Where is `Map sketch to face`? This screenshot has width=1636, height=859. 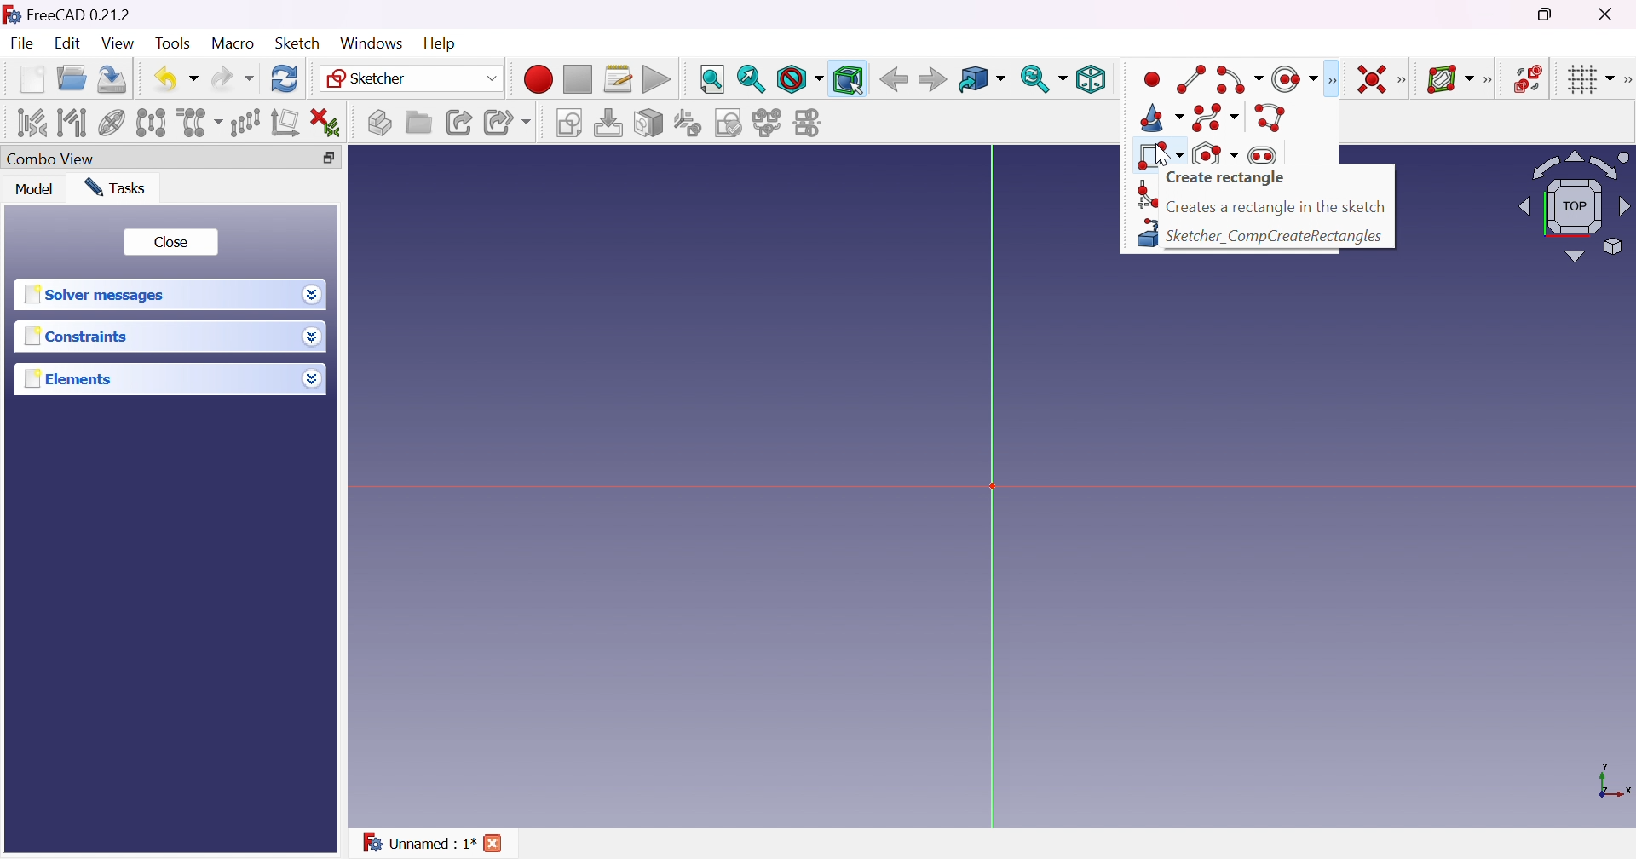
Map sketch to face is located at coordinates (648, 123).